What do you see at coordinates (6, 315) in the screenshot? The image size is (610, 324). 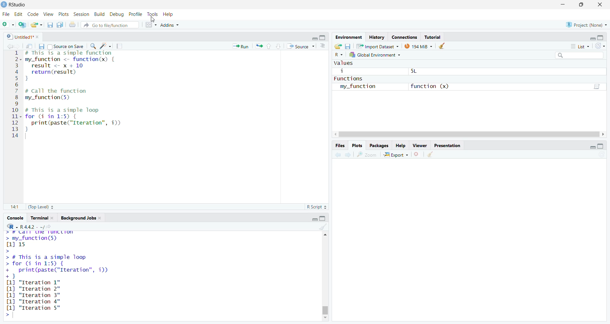 I see `prompt cursor` at bounding box center [6, 315].